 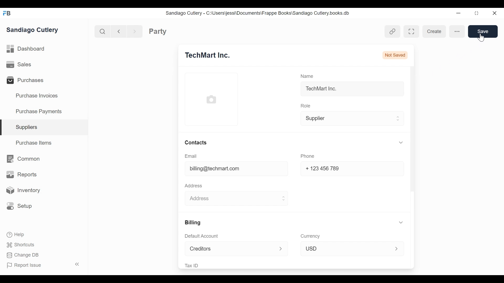 What do you see at coordinates (484, 39) in the screenshot?
I see `cursor` at bounding box center [484, 39].